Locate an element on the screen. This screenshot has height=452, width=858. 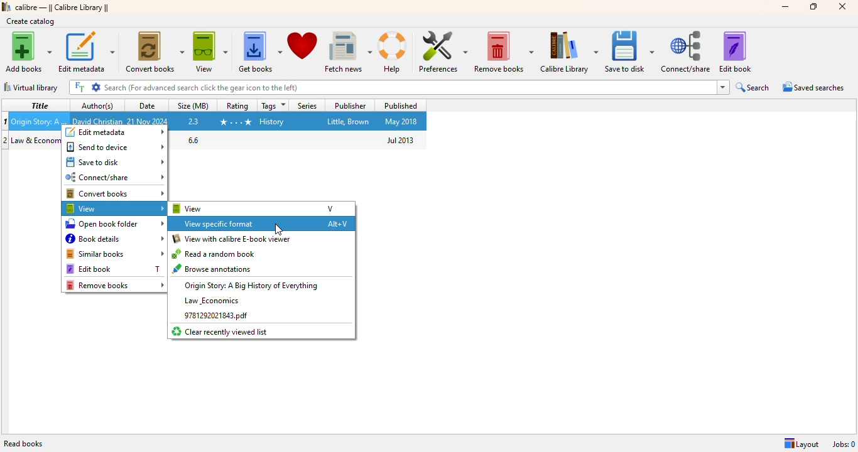
connect/share is located at coordinates (114, 177).